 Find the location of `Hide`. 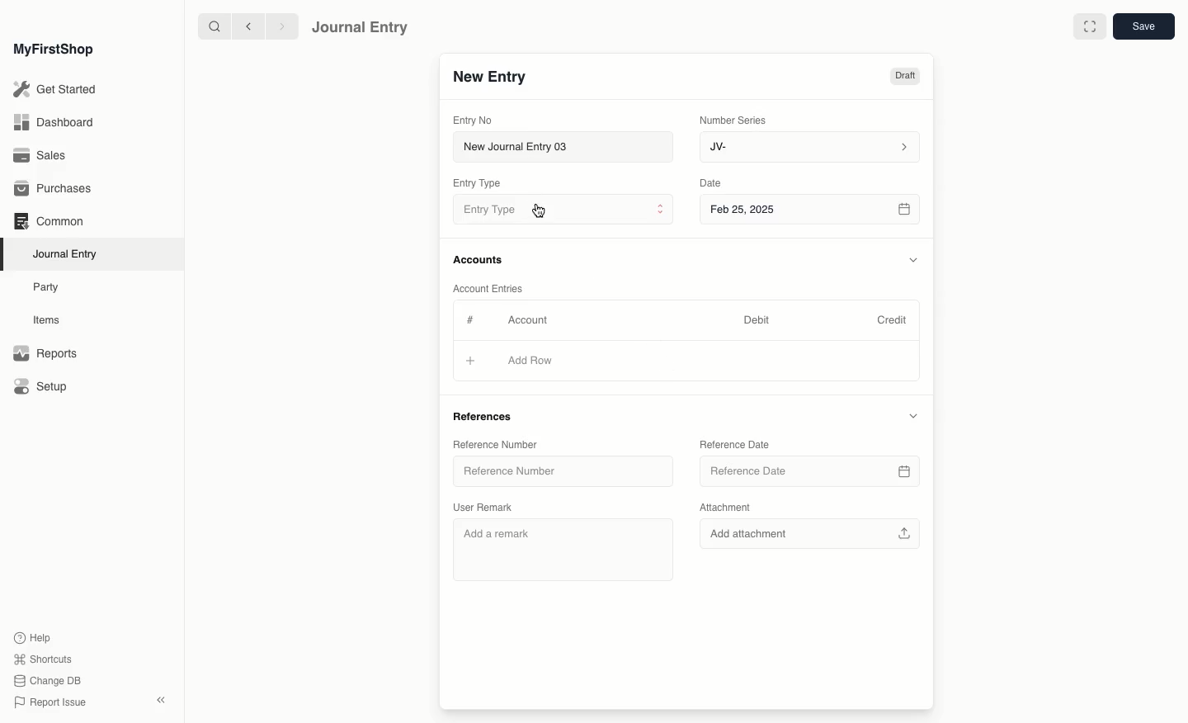

Hide is located at coordinates (912, 260).